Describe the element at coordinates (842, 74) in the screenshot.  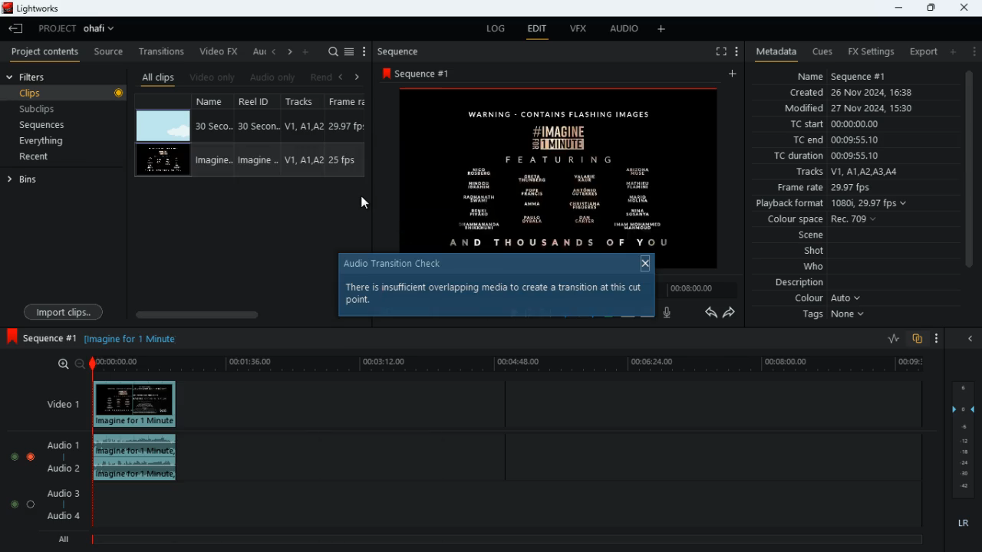
I see `name` at that location.